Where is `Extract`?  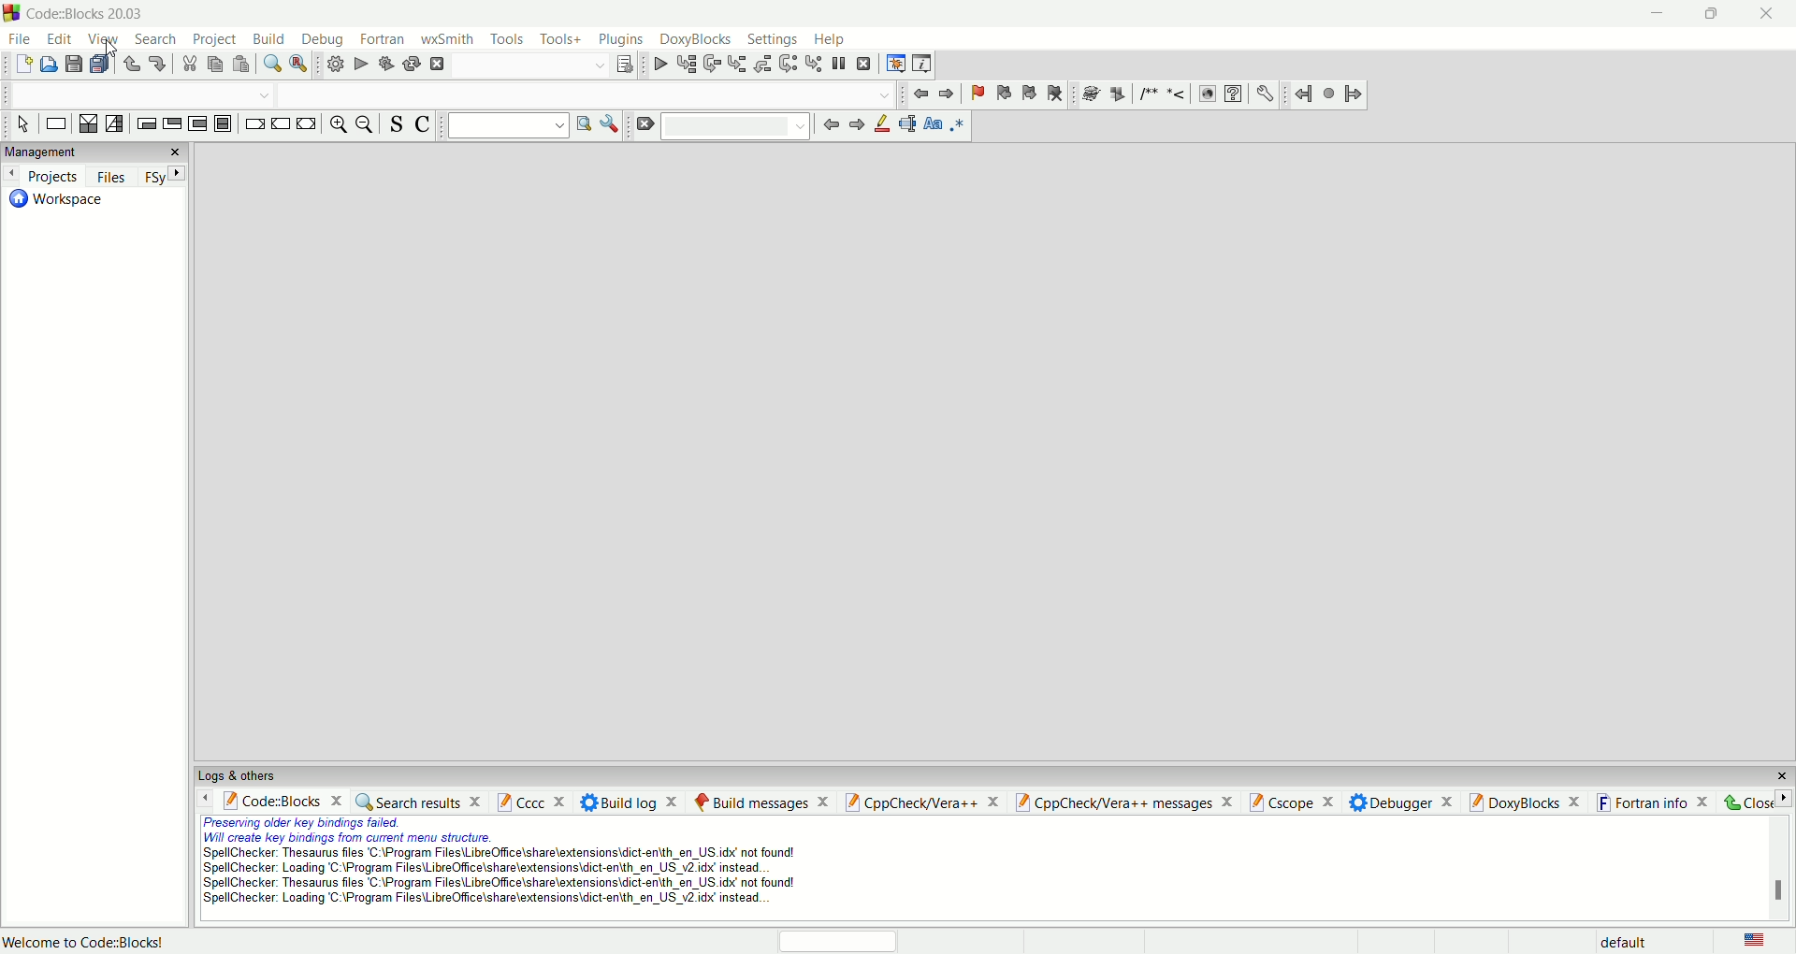 Extract is located at coordinates (1113, 91).